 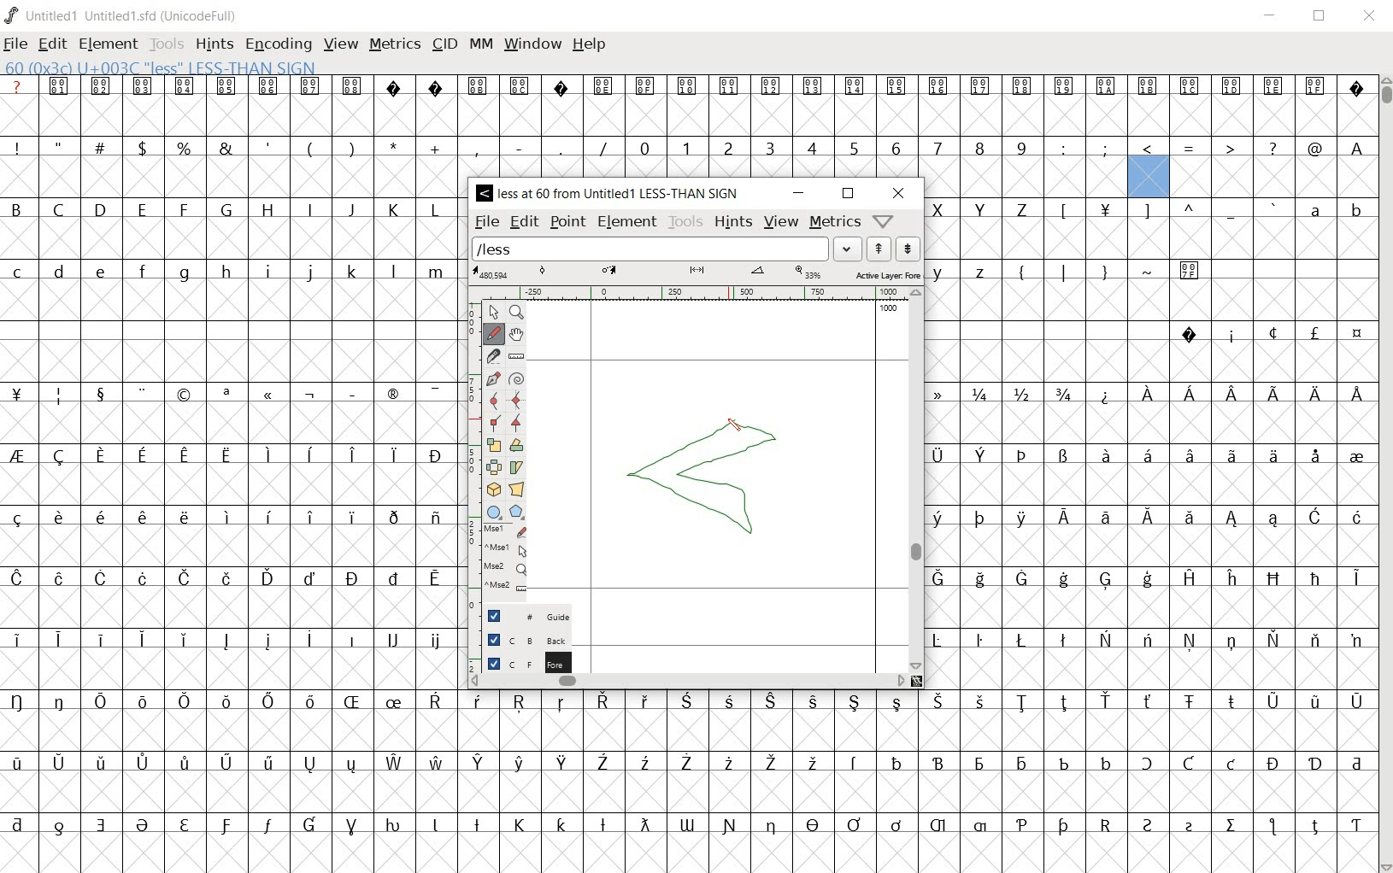 What do you see at coordinates (667, 249) in the screenshot?
I see `load word list` at bounding box center [667, 249].